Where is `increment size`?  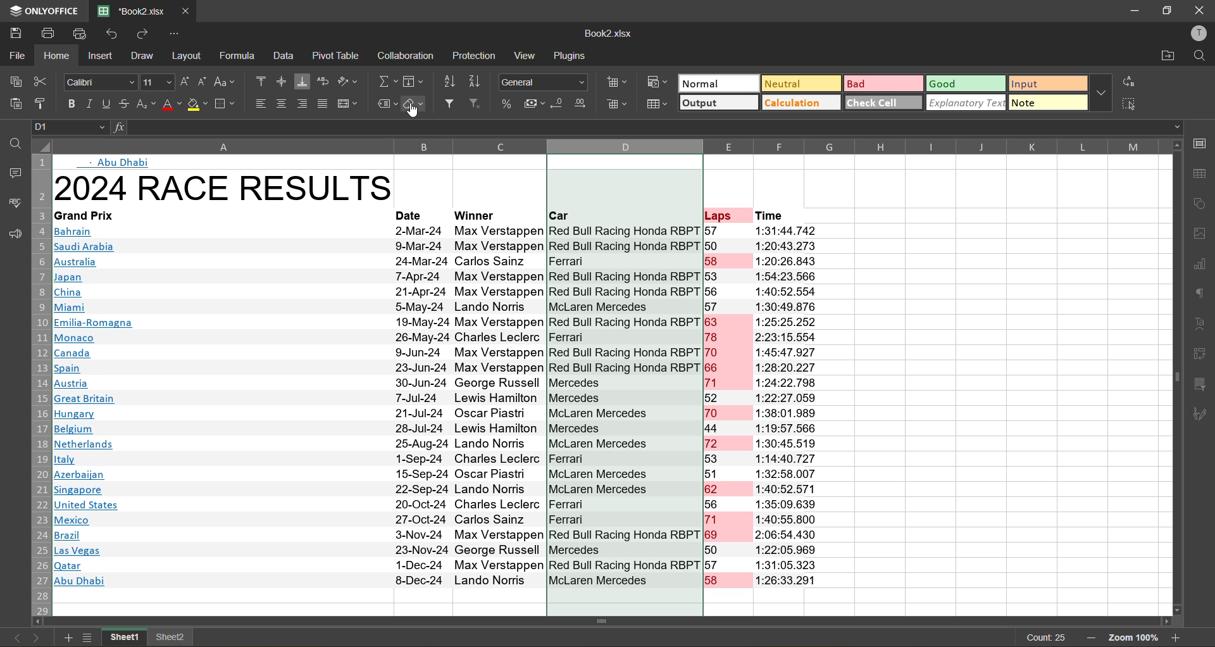 increment size is located at coordinates (185, 82).